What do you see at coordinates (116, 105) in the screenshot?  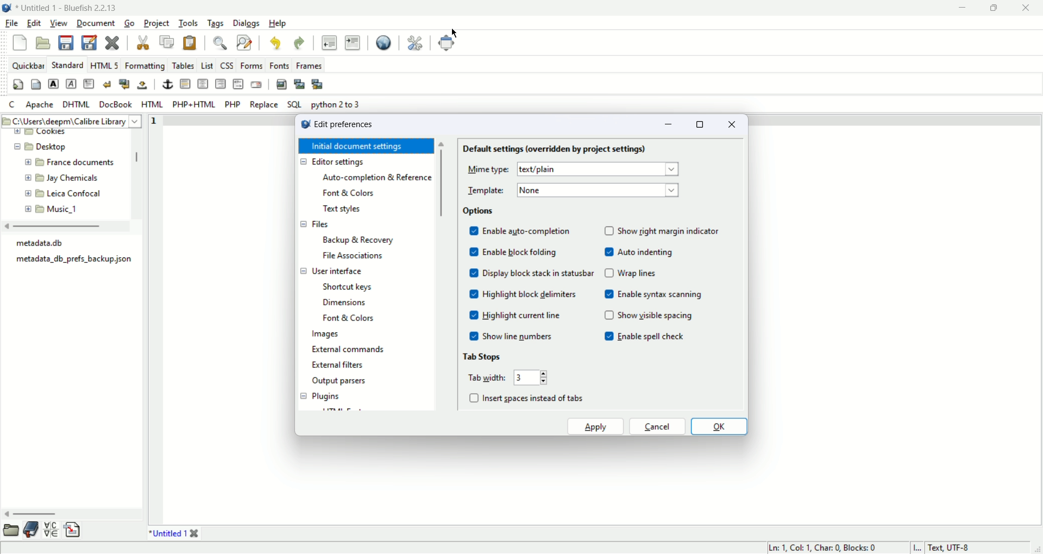 I see `docbook` at bounding box center [116, 105].